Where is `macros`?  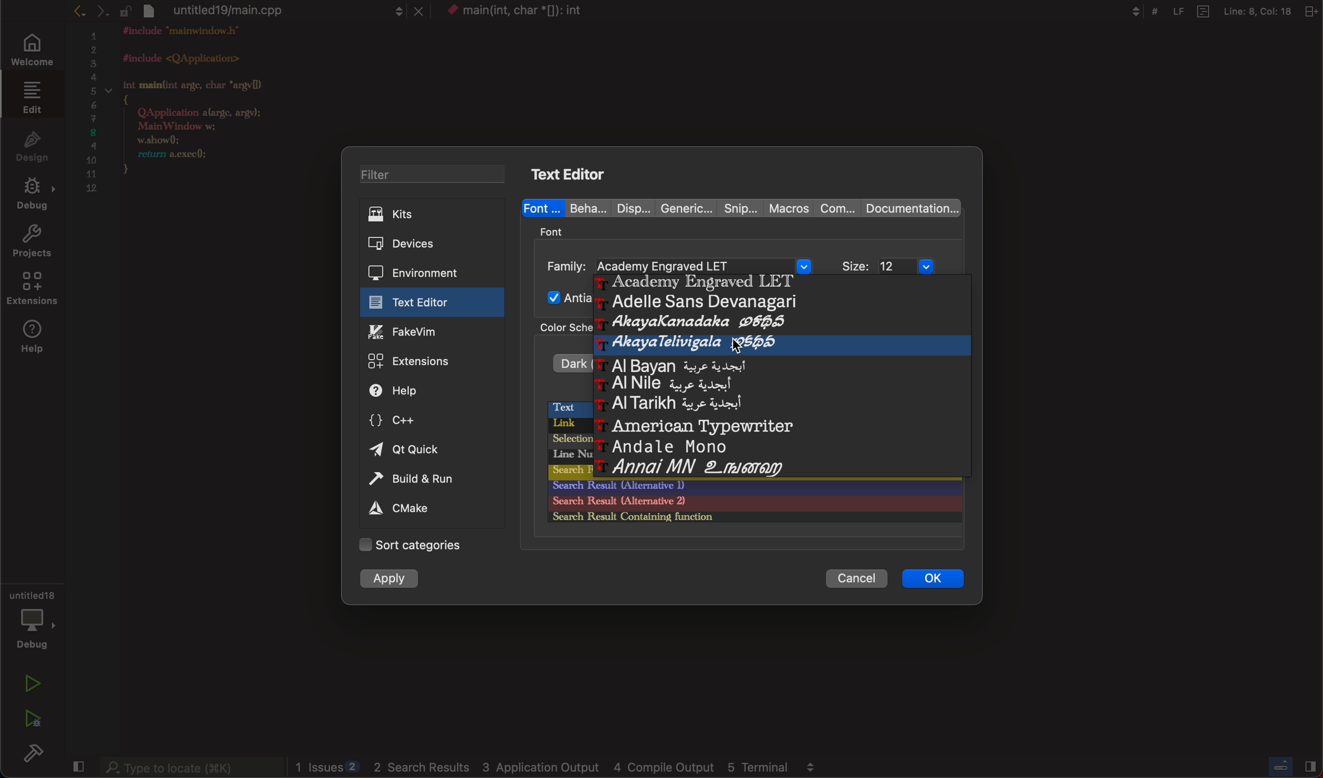 macros is located at coordinates (788, 208).